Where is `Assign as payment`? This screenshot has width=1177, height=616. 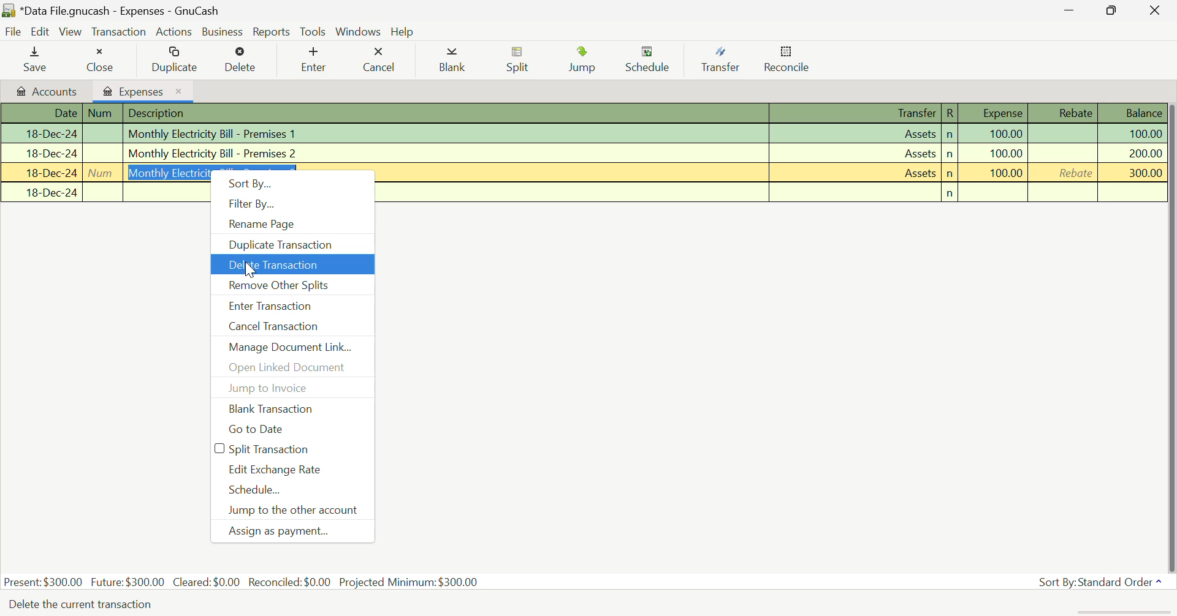 Assign as payment is located at coordinates (291, 532).